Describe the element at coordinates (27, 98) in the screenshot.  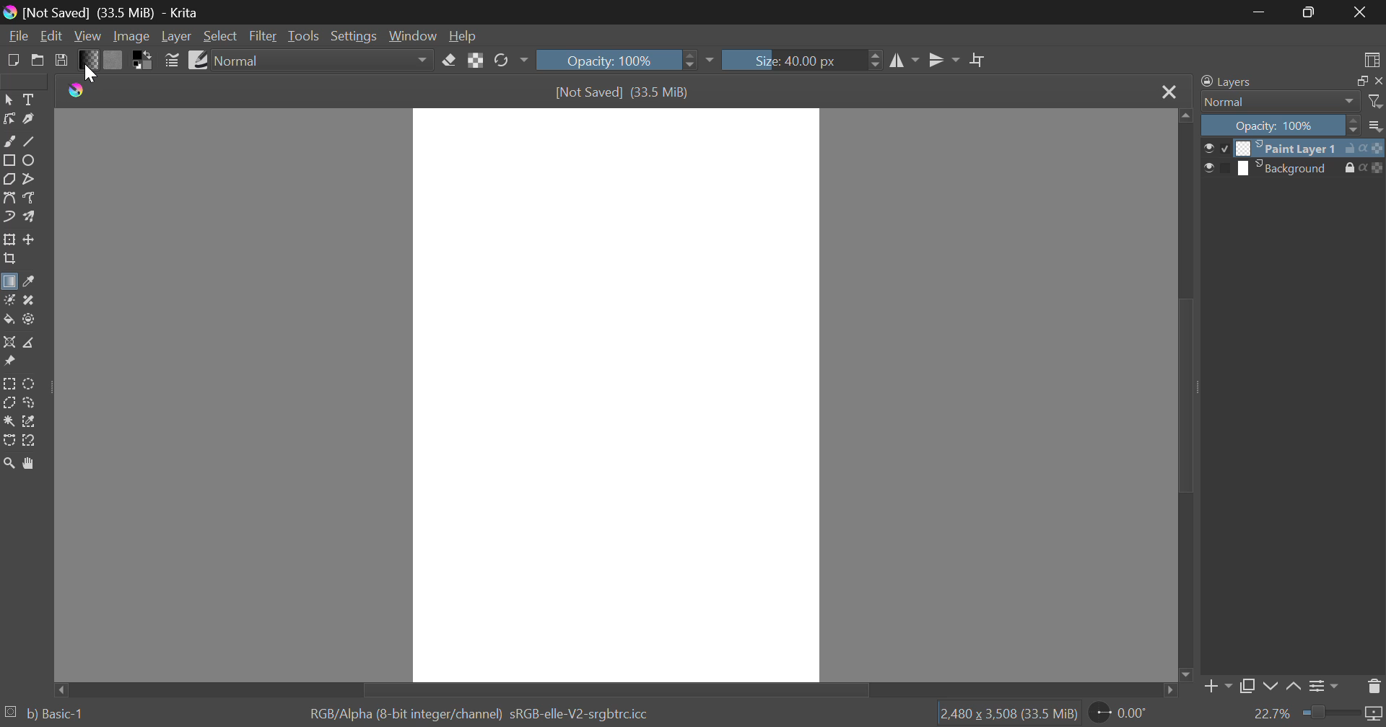
I see `Text` at that location.